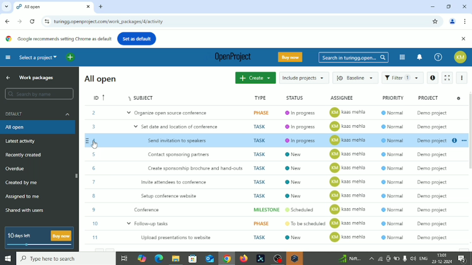 This screenshot has width=472, height=265. Describe the element at coordinates (57, 39) in the screenshot. I see `Google recommends setting Chrome as default` at that location.